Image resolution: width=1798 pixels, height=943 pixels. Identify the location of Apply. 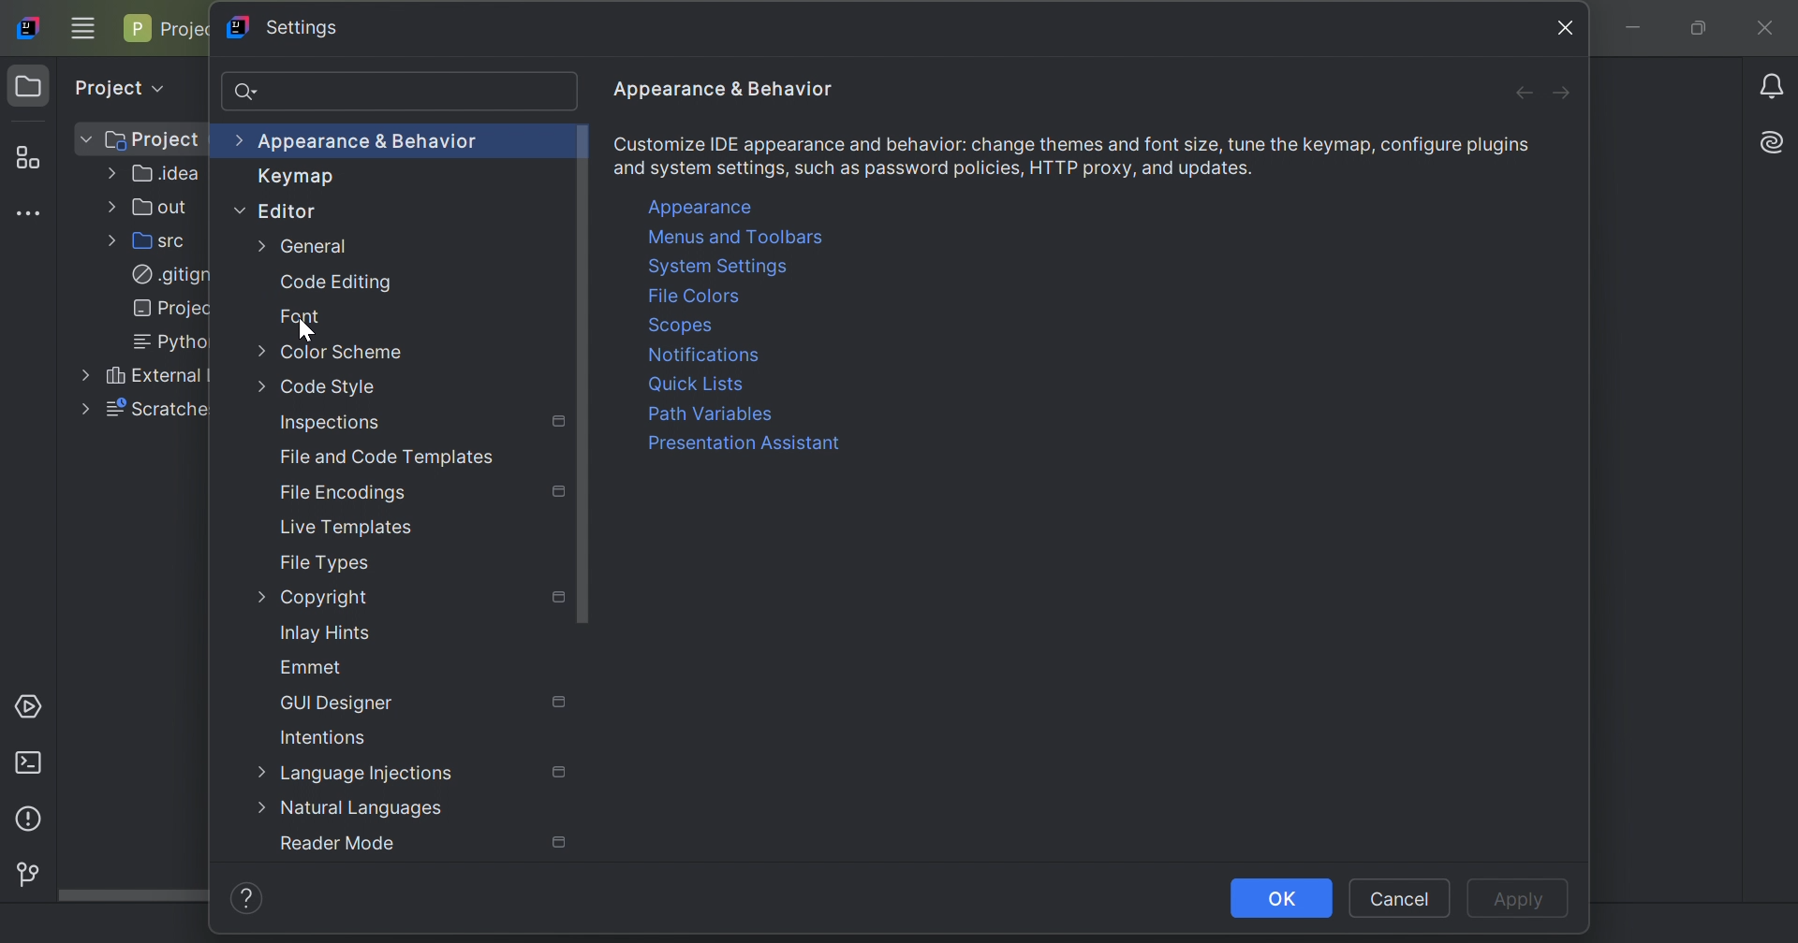
(1524, 901).